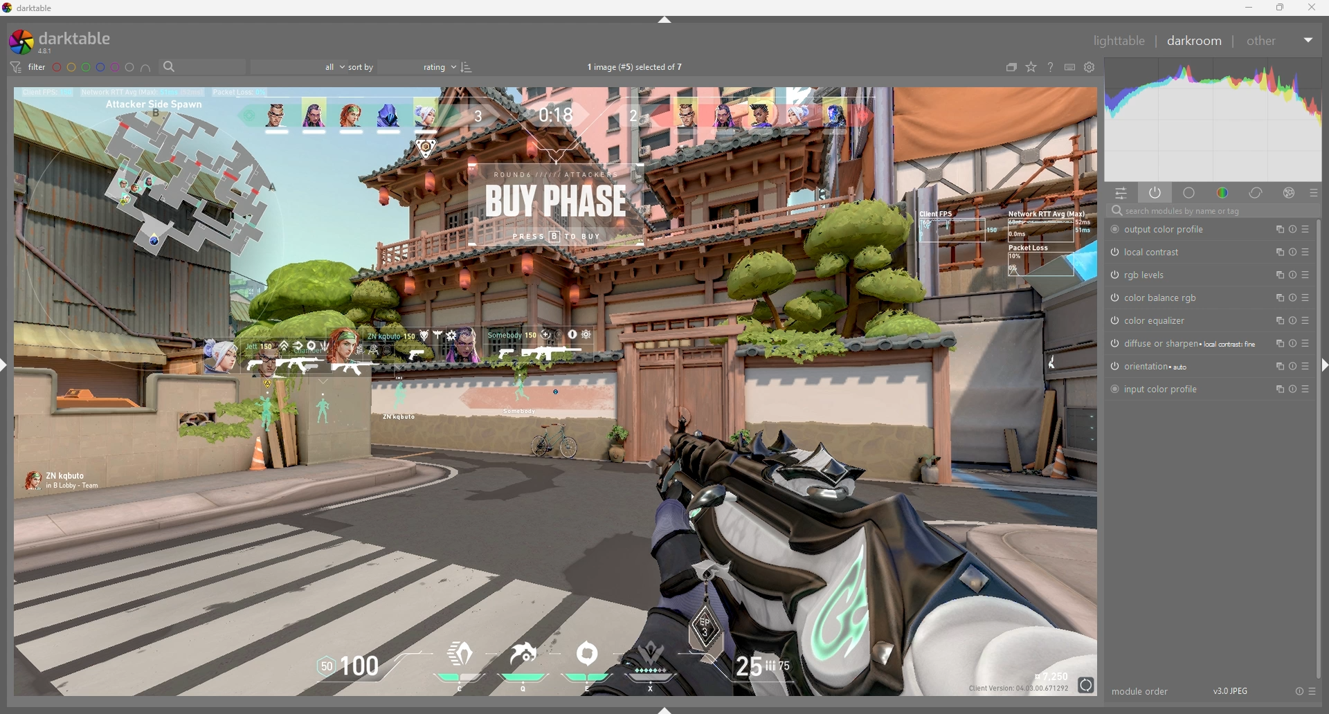 The height and width of the screenshot is (714, 1329). What do you see at coordinates (1157, 389) in the screenshot?
I see `input color profile` at bounding box center [1157, 389].